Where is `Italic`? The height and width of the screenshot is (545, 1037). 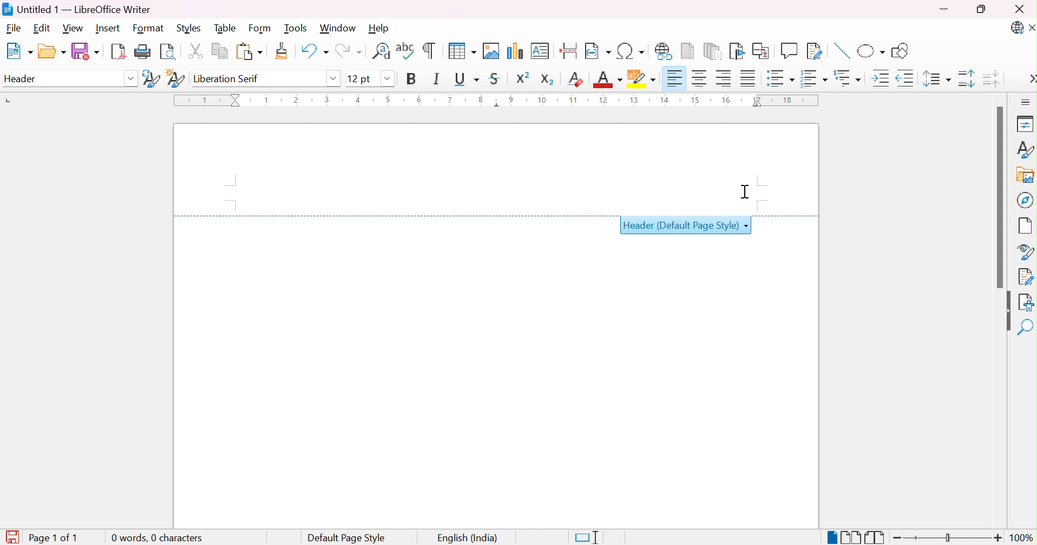 Italic is located at coordinates (436, 79).